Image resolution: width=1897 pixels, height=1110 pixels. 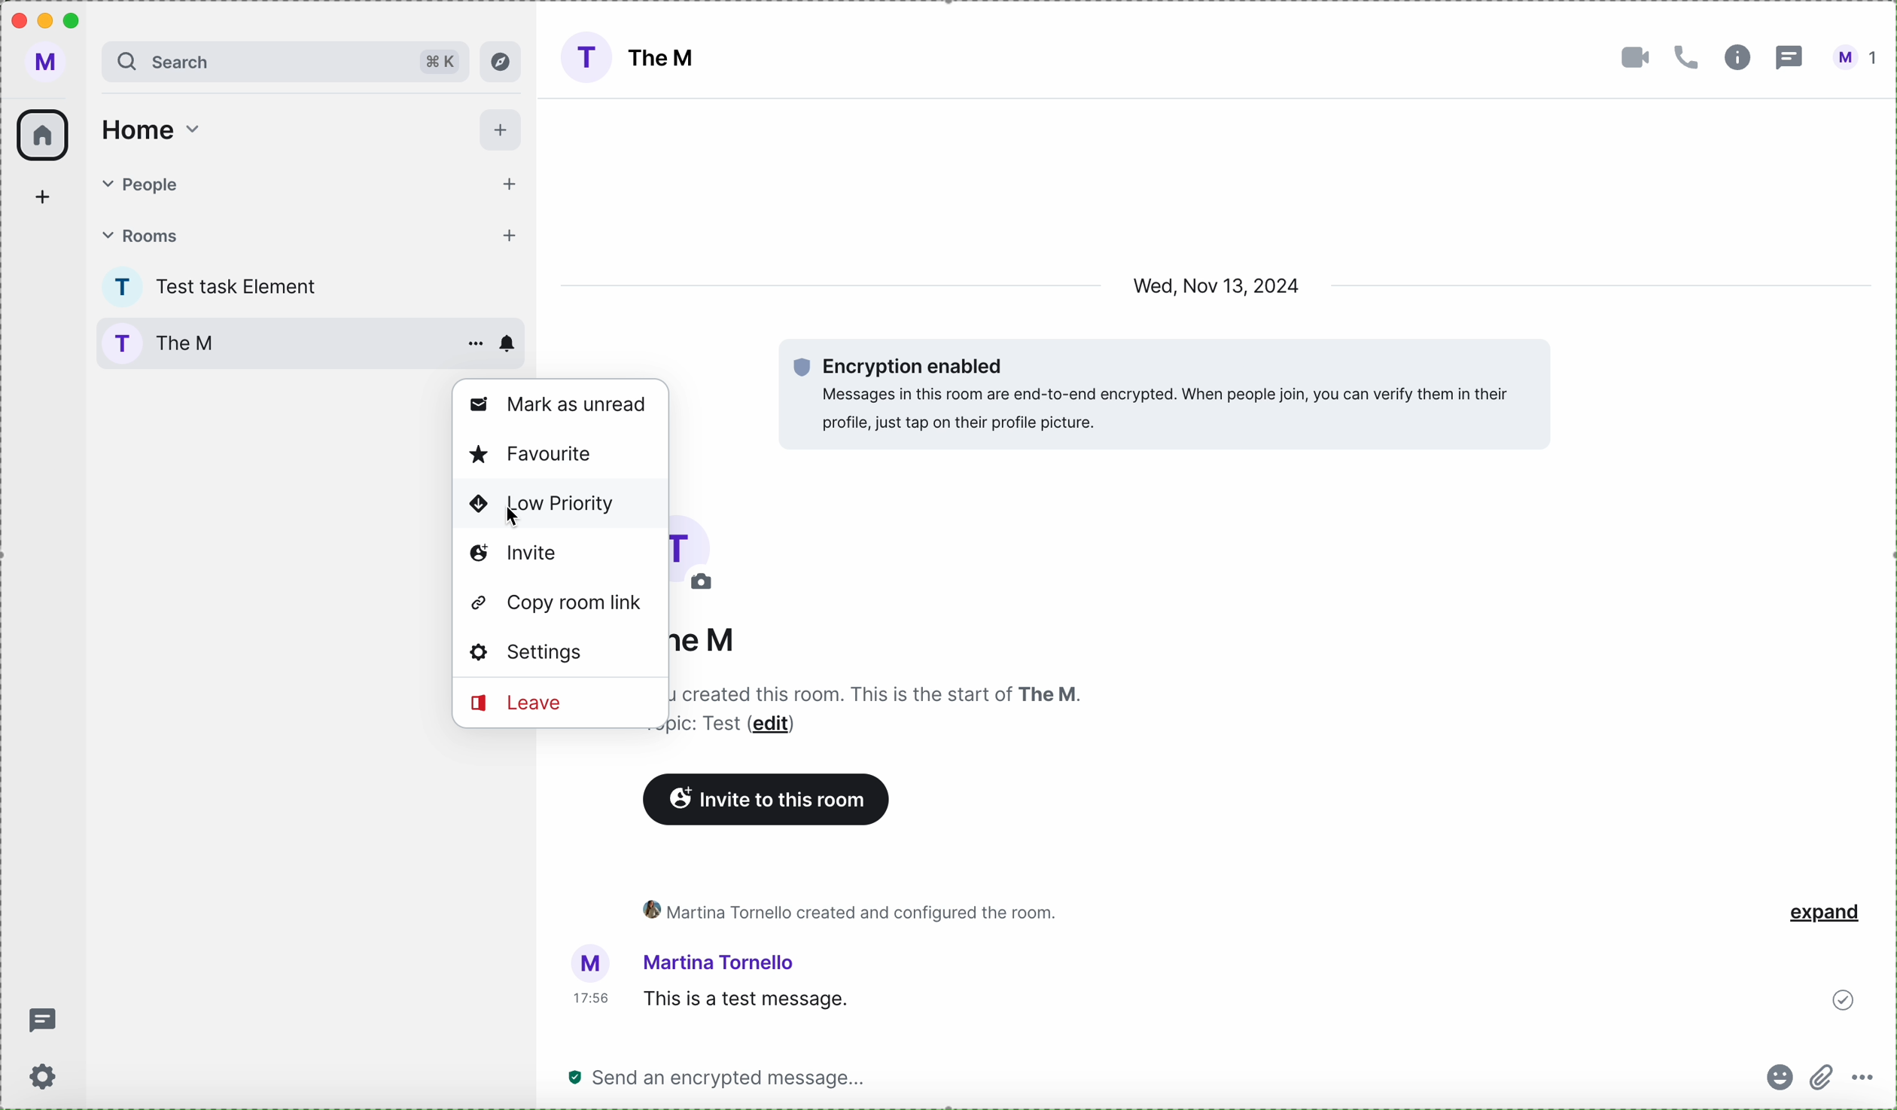 What do you see at coordinates (728, 962) in the screenshot?
I see `user` at bounding box center [728, 962].